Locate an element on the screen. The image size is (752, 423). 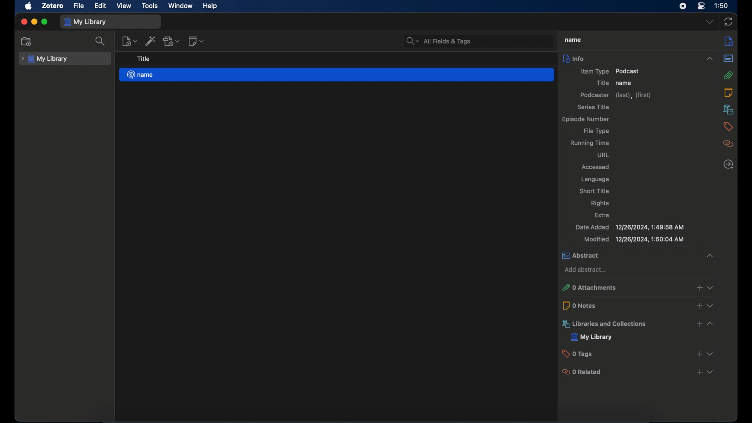
dropdown is located at coordinates (710, 22).